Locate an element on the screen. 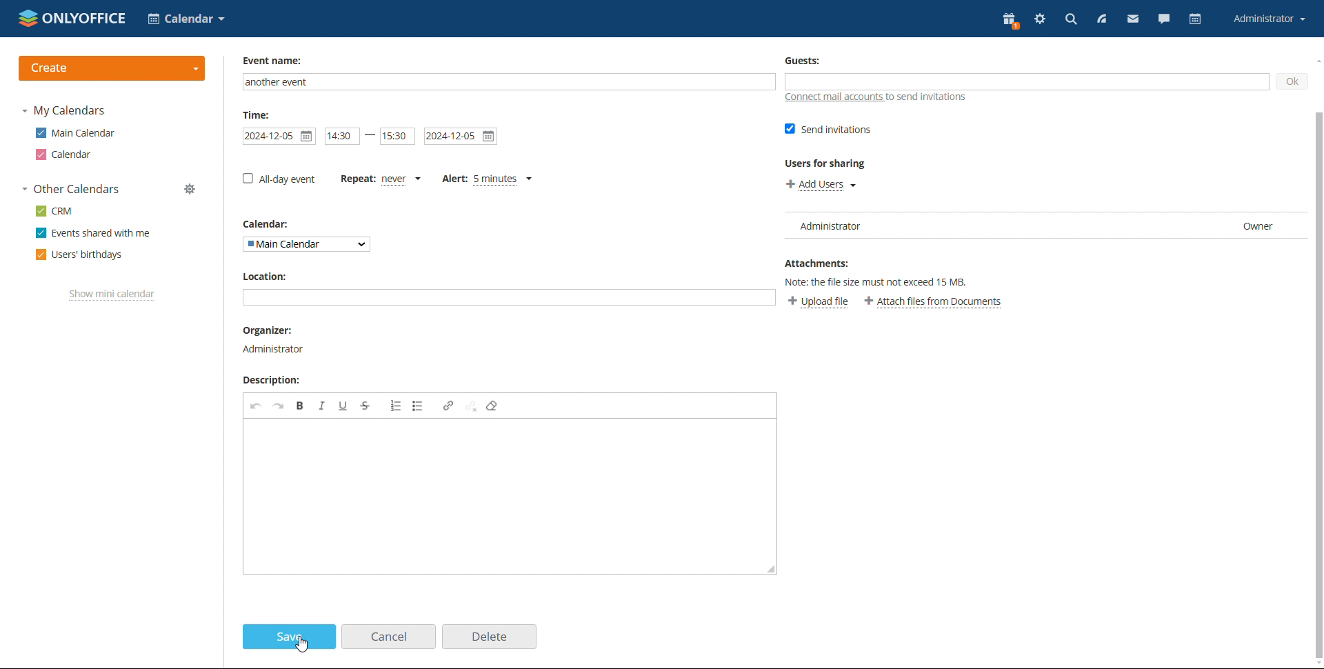 This screenshot has height=669, width=1324. edit description is located at coordinates (510, 496).